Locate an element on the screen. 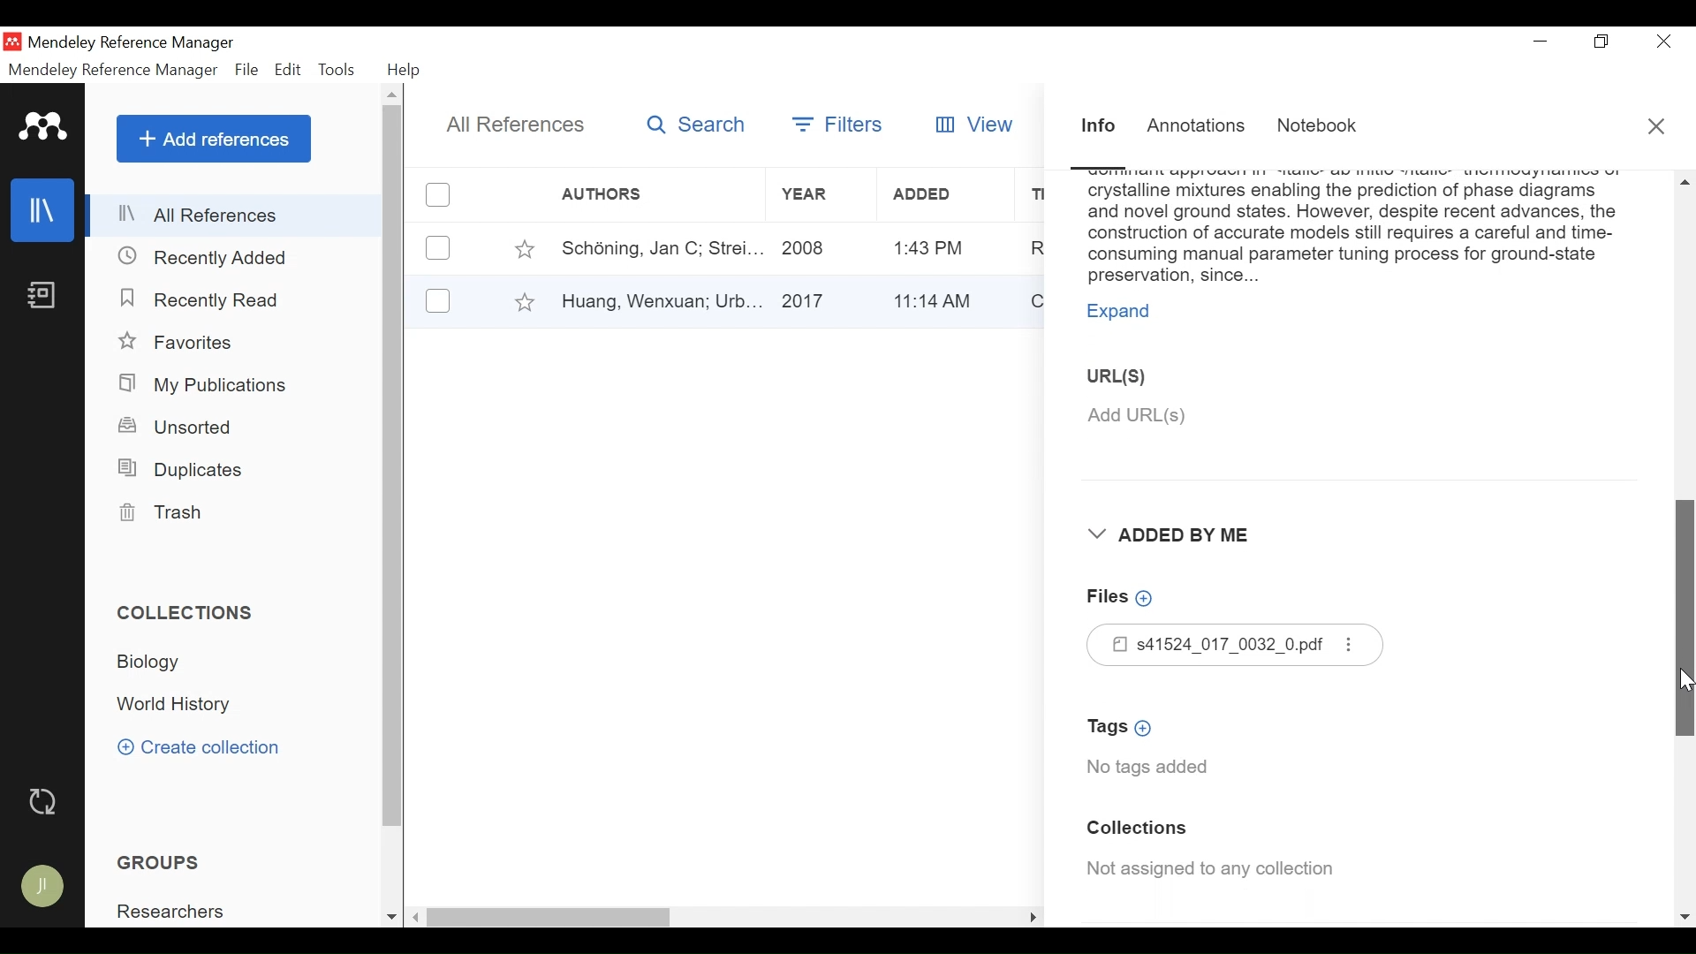 Image resolution: width=1696 pixels, height=954 pixels. Notebook is located at coordinates (42, 294).